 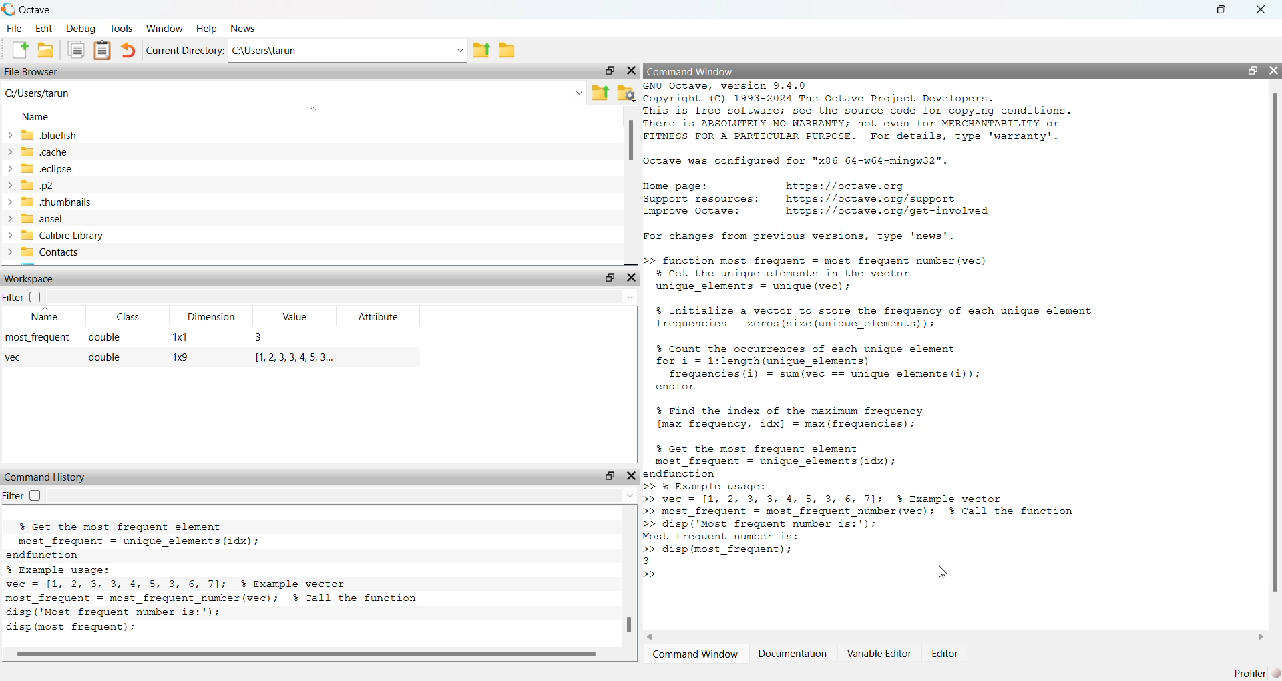 What do you see at coordinates (17, 357) in the screenshot?
I see `vec` at bounding box center [17, 357].